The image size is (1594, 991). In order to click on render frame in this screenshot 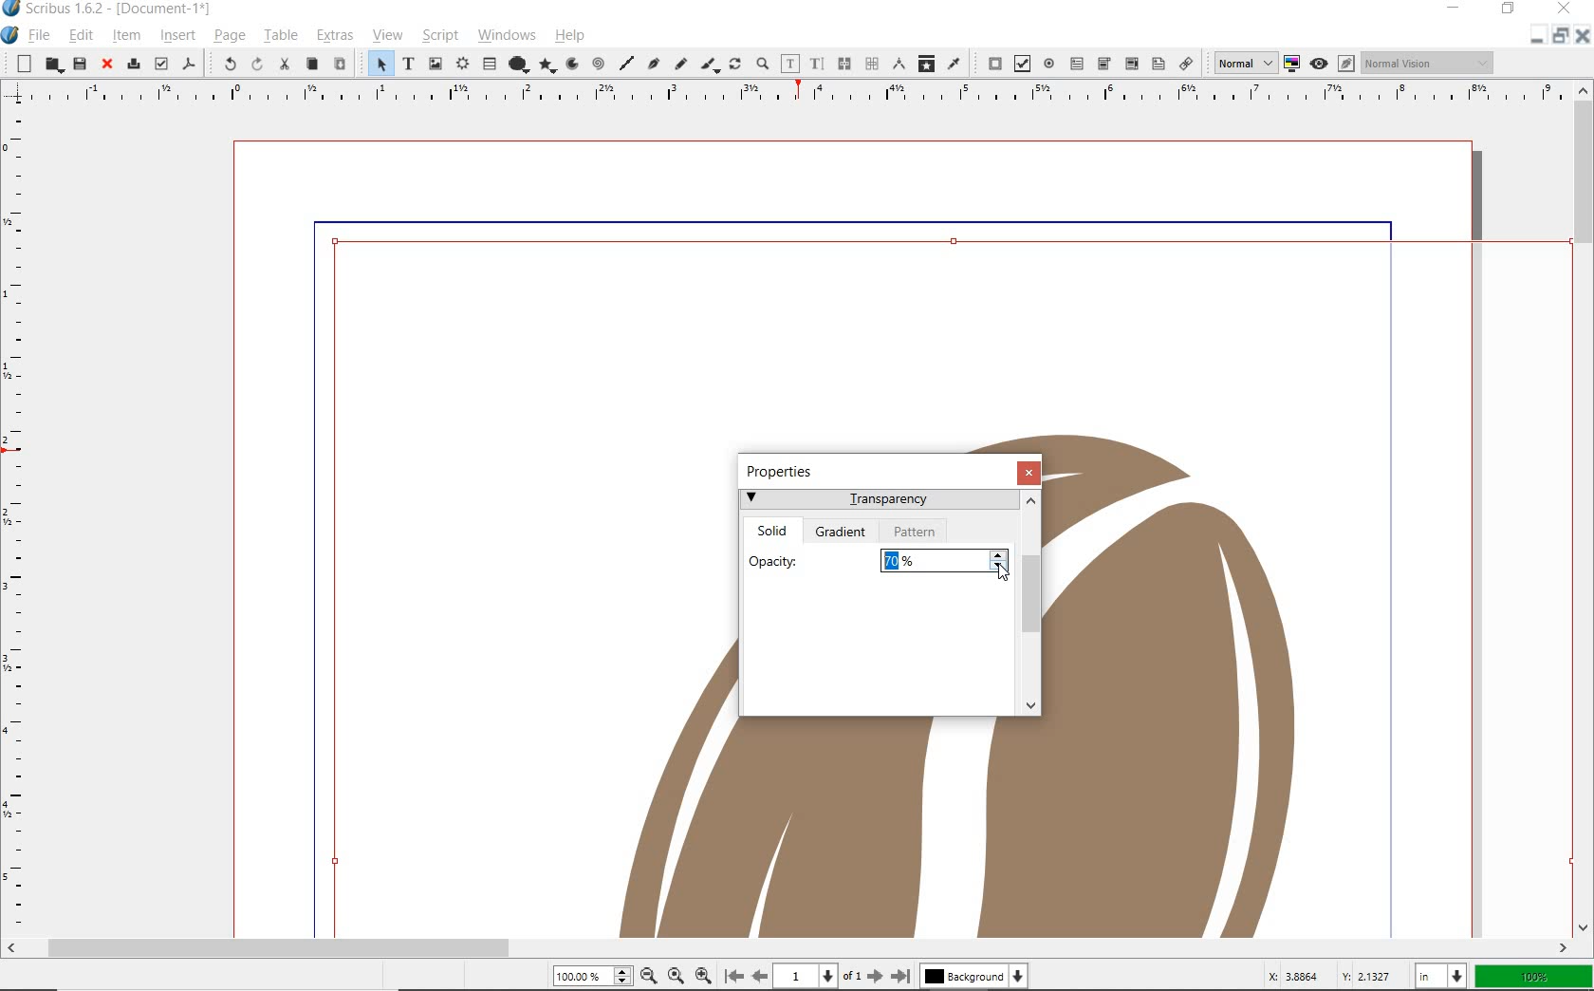, I will do `click(460, 65)`.